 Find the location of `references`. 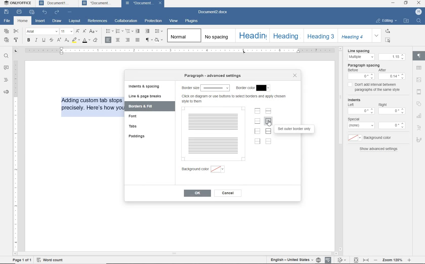

references is located at coordinates (98, 21).